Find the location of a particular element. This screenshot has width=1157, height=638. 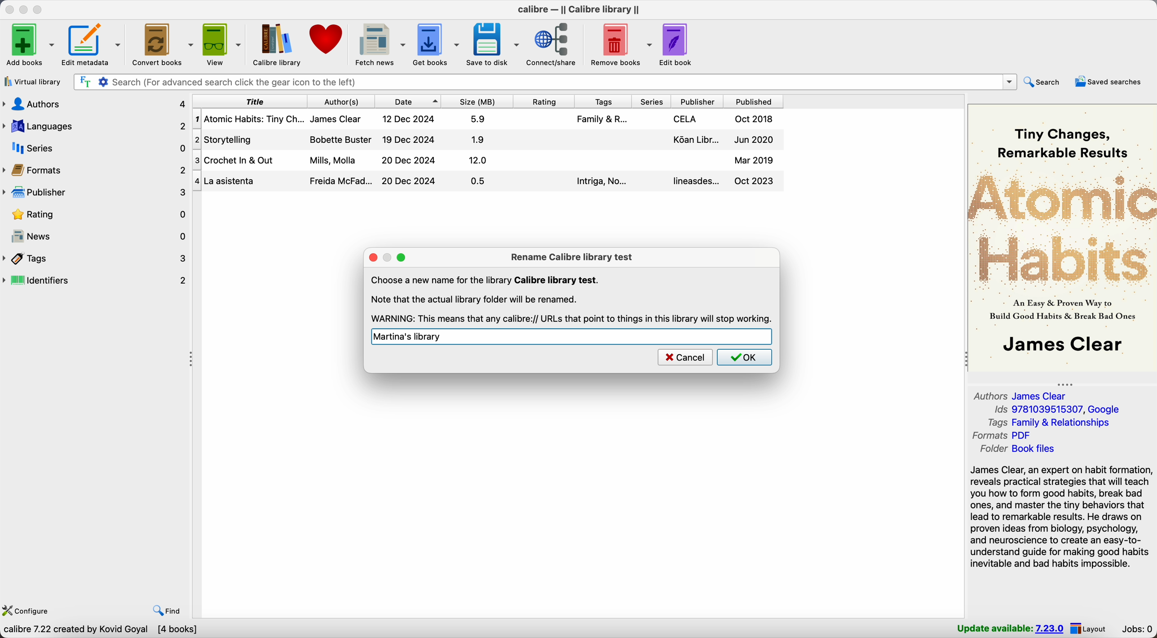

saved searches is located at coordinates (1108, 82).